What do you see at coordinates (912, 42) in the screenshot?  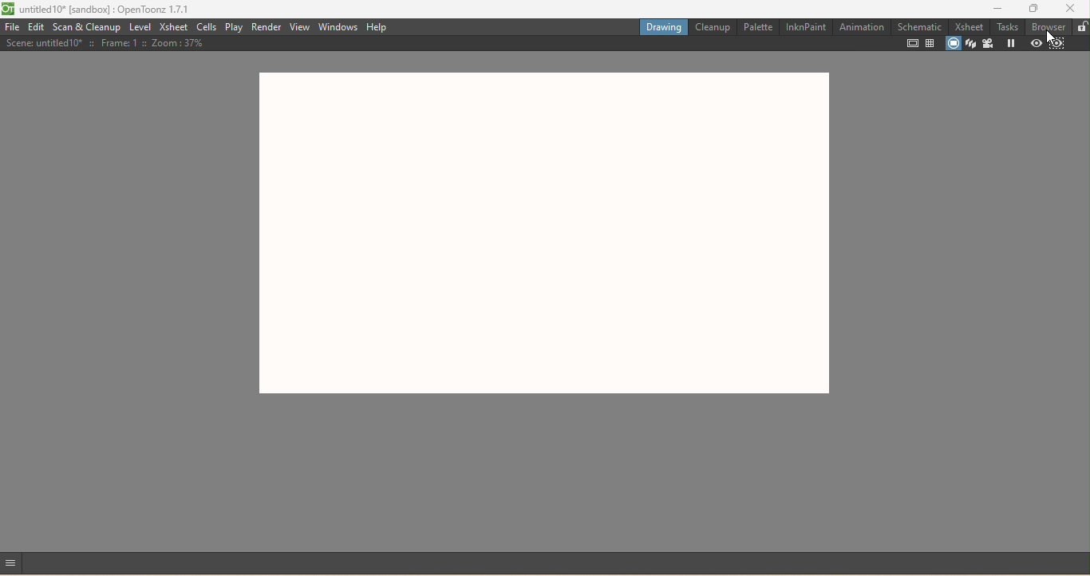 I see `Safe area` at bounding box center [912, 42].